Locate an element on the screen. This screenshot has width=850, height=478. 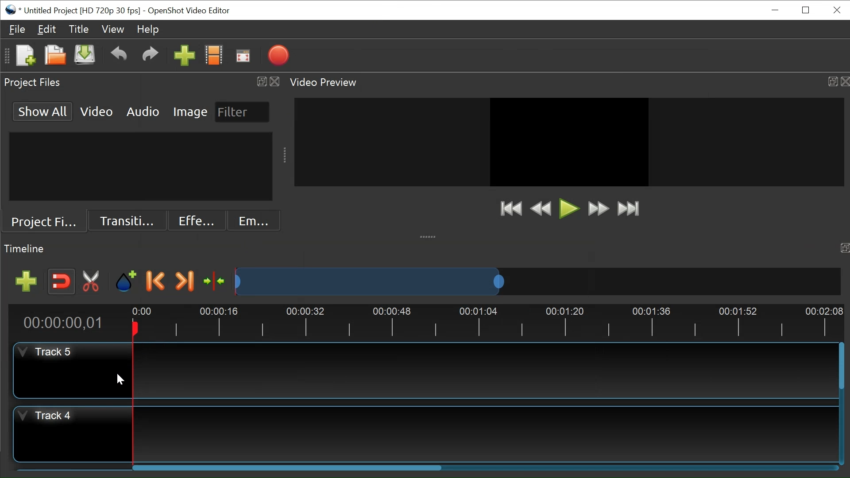
Previous Marker is located at coordinates (156, 281).